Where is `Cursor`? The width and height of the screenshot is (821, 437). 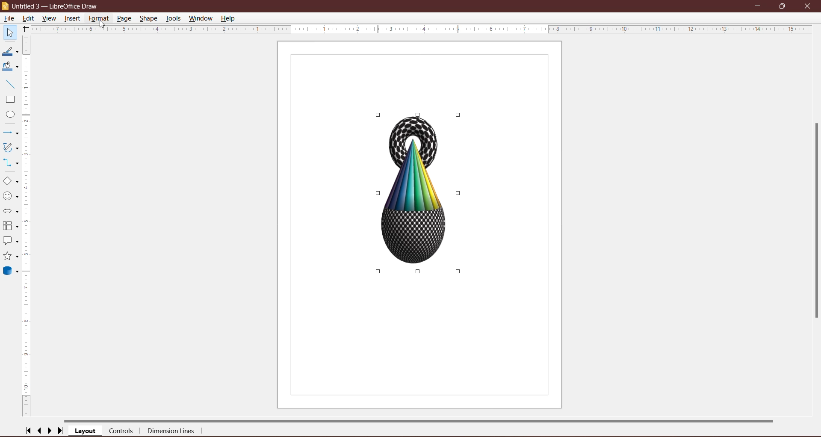 Cursor is located at coordinates (102, 27).